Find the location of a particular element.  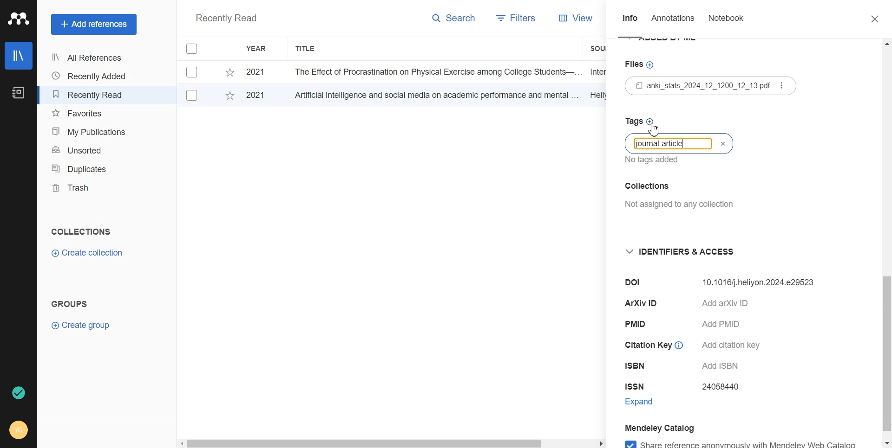

Close  is located at coordinates (870, 19).